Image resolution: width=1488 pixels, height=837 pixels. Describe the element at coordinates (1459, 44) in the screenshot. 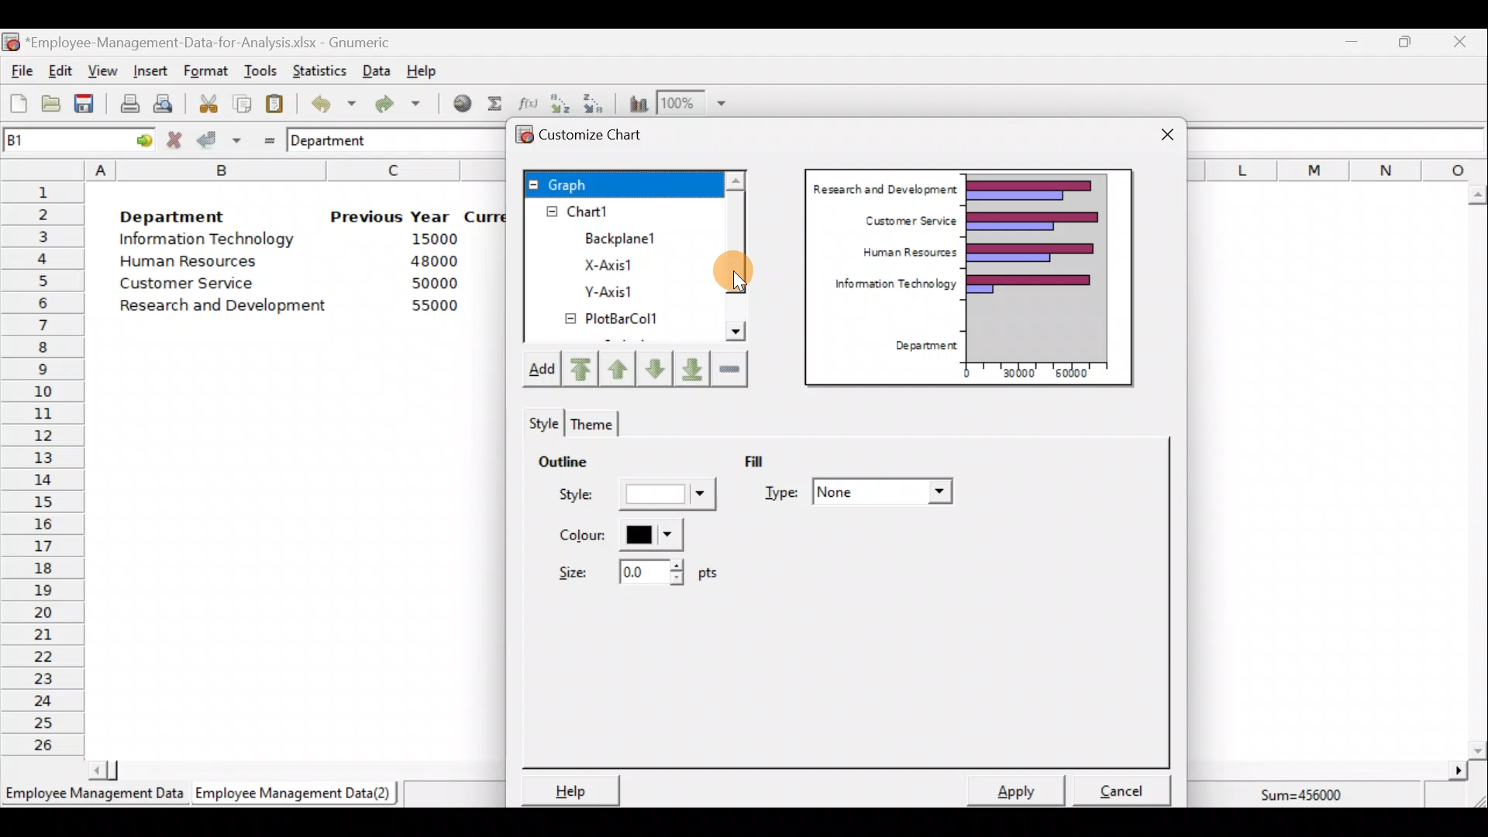

I see `Close` at that location.